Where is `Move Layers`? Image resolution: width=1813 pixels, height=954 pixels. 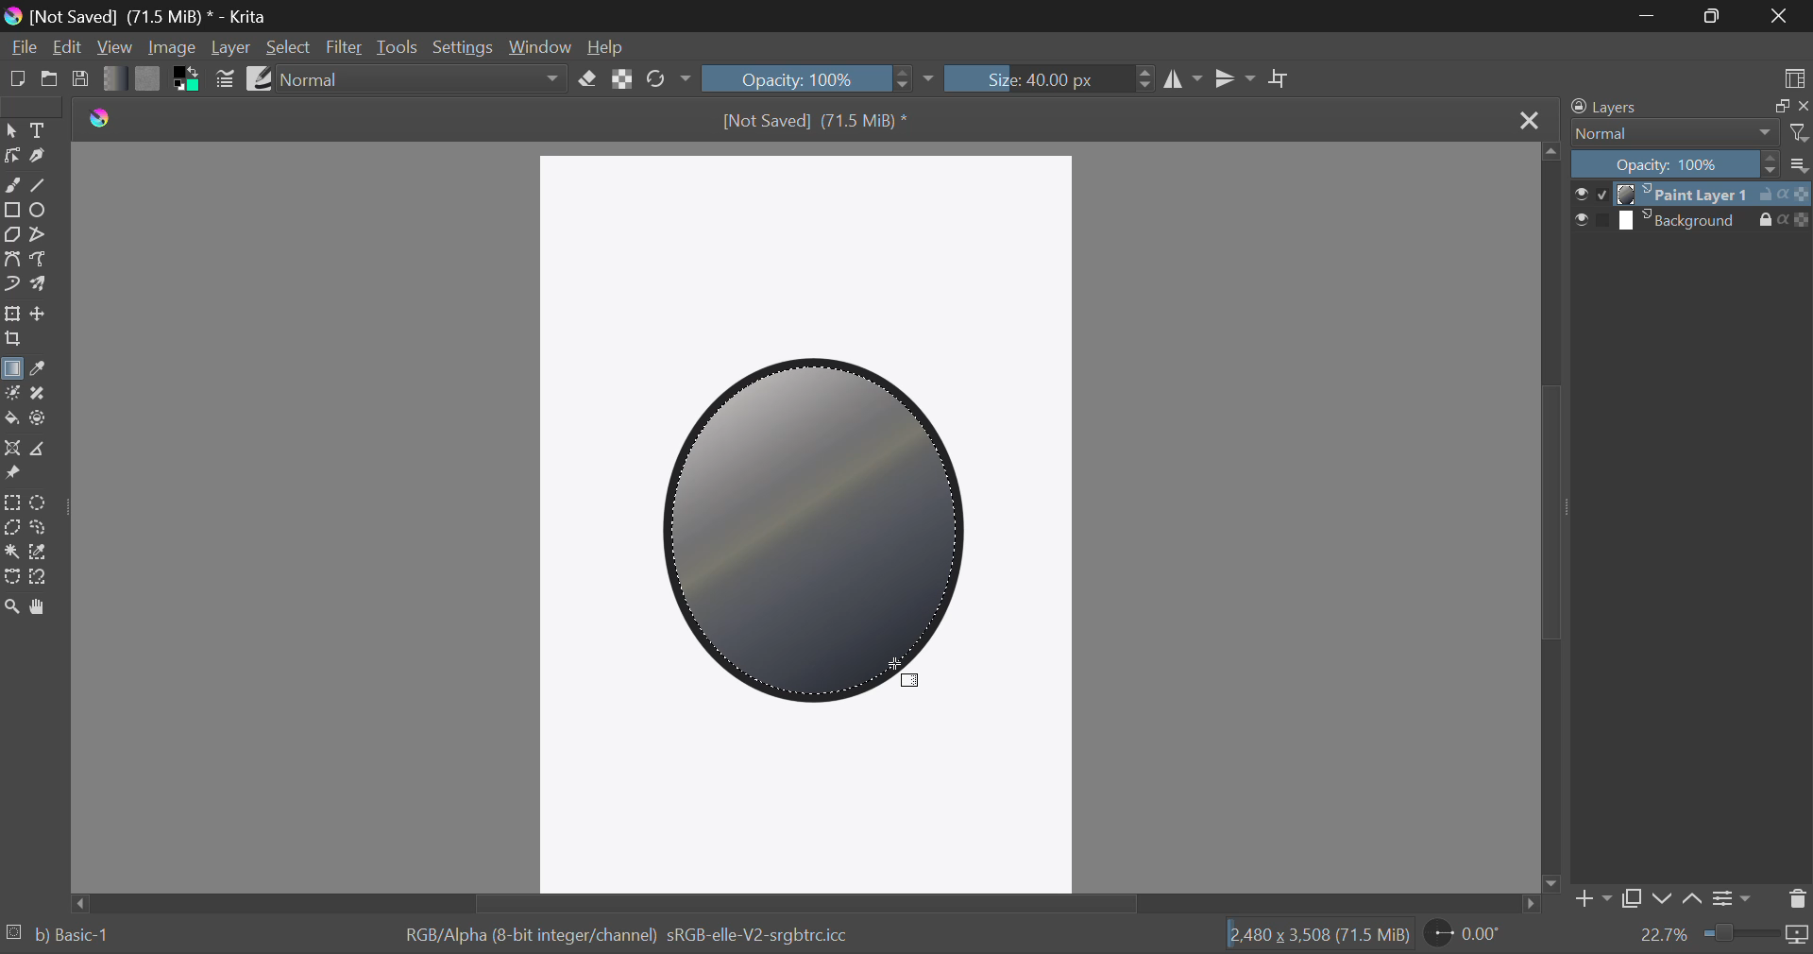
Move Layers is located at coordinates (42, 316).